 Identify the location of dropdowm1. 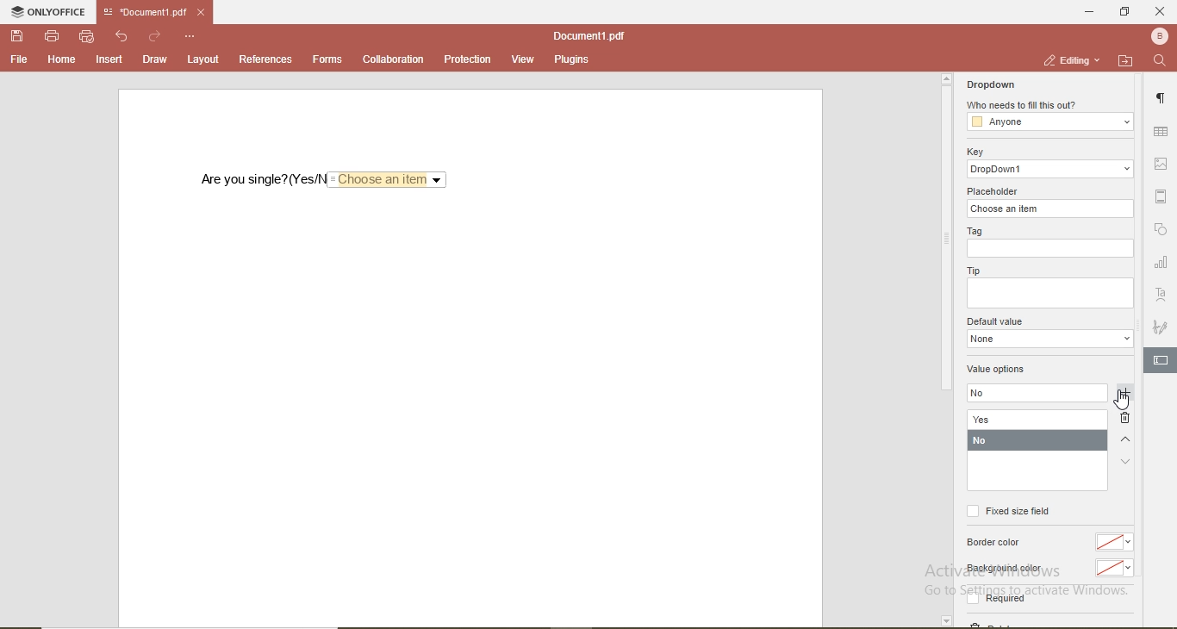
(1049, 169).